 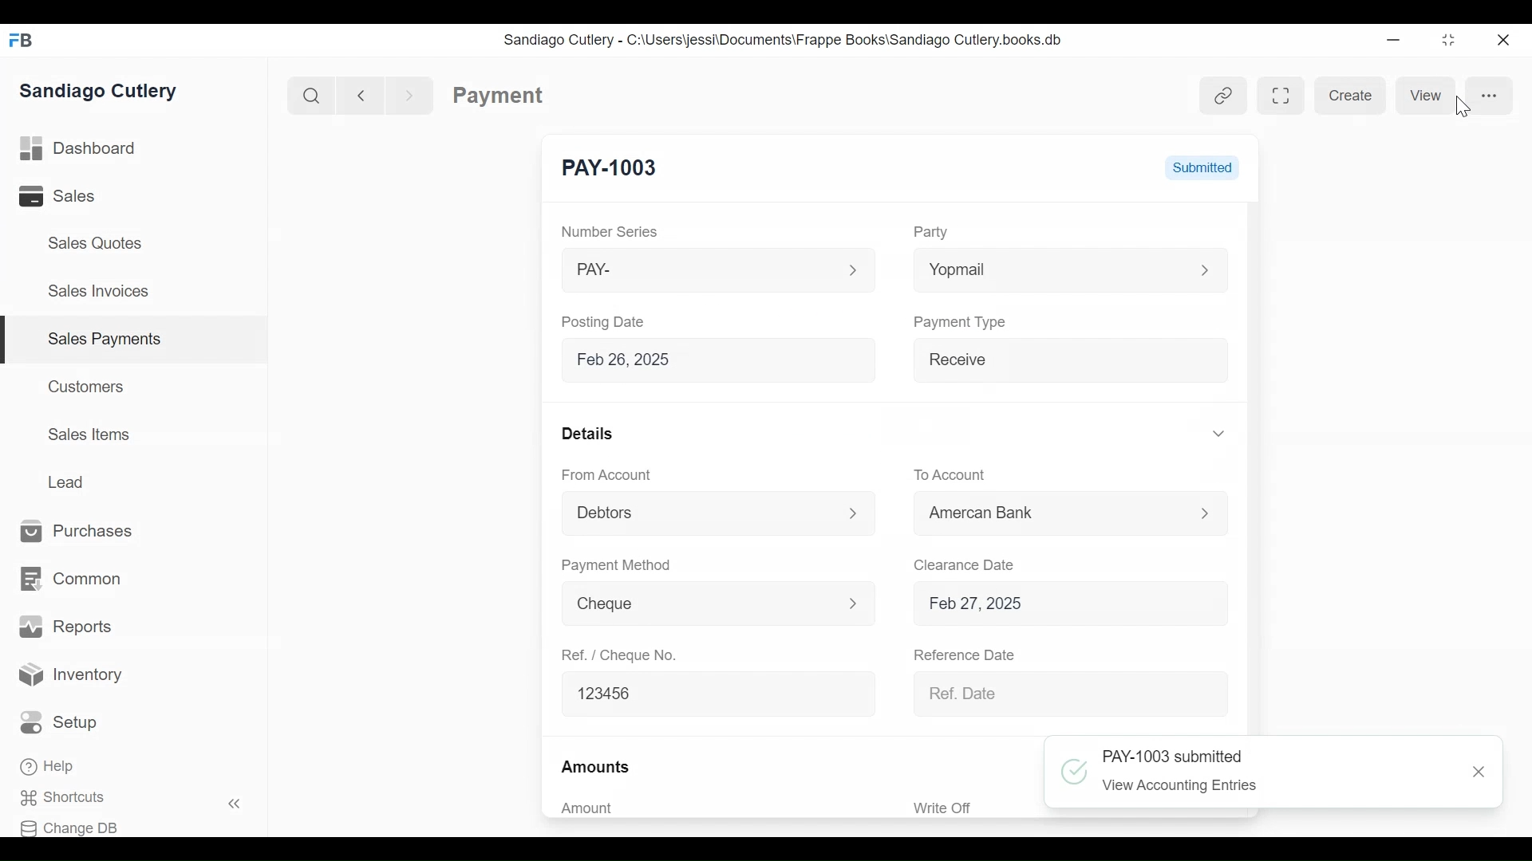 I want to click on Amount, so click(x=588, y=809).